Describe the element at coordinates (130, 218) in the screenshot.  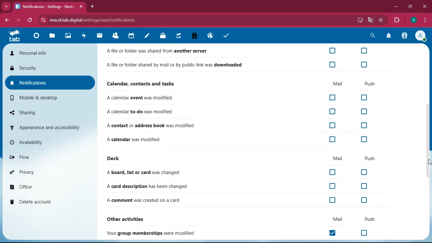
I see `other activities` at that location.